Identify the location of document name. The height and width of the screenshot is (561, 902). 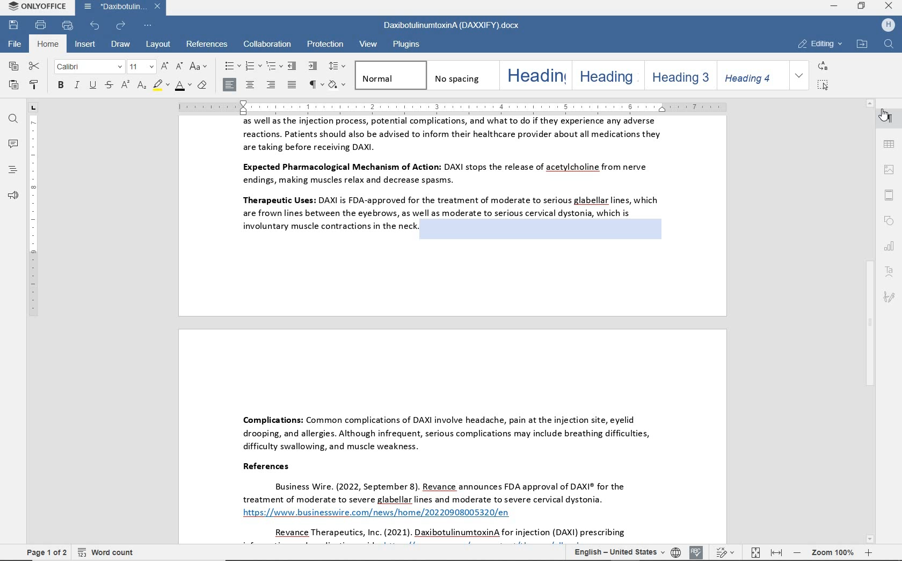
(123, 7).